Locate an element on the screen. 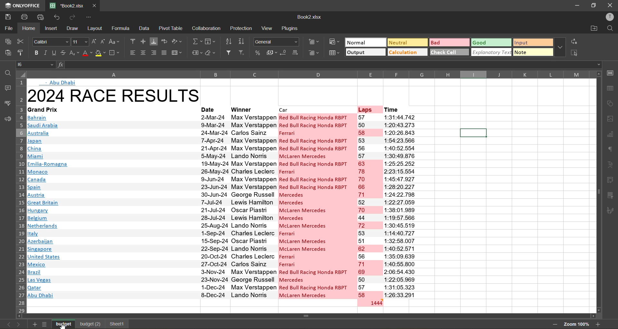 Image resolution: width=618 pixels, height=329 pixels. font color is located at coordinates (87, 53).